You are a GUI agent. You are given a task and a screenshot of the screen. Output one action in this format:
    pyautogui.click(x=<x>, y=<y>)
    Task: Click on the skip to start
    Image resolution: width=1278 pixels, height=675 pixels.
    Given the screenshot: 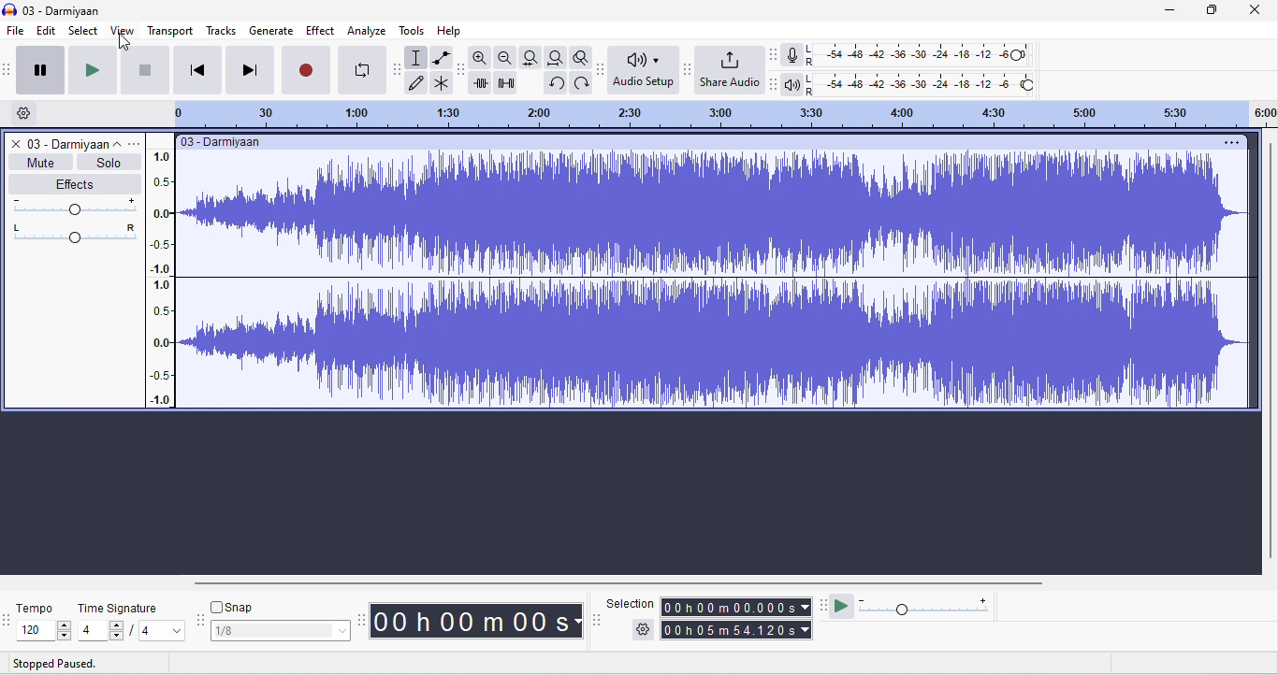 What is the action you would take?
    pyautogui.click(x=198, y=69)
    